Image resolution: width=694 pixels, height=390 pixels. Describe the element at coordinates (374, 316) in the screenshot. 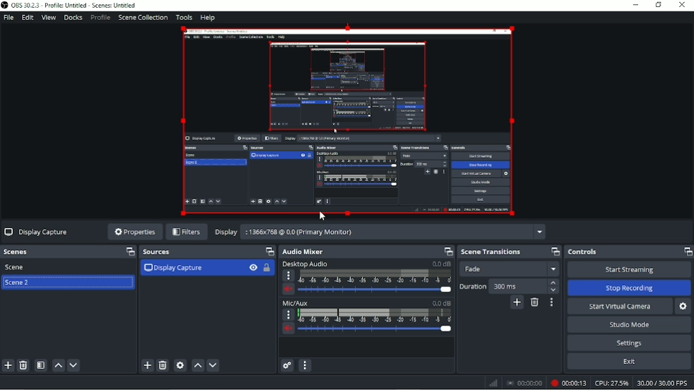

I see `Scale` at that location.